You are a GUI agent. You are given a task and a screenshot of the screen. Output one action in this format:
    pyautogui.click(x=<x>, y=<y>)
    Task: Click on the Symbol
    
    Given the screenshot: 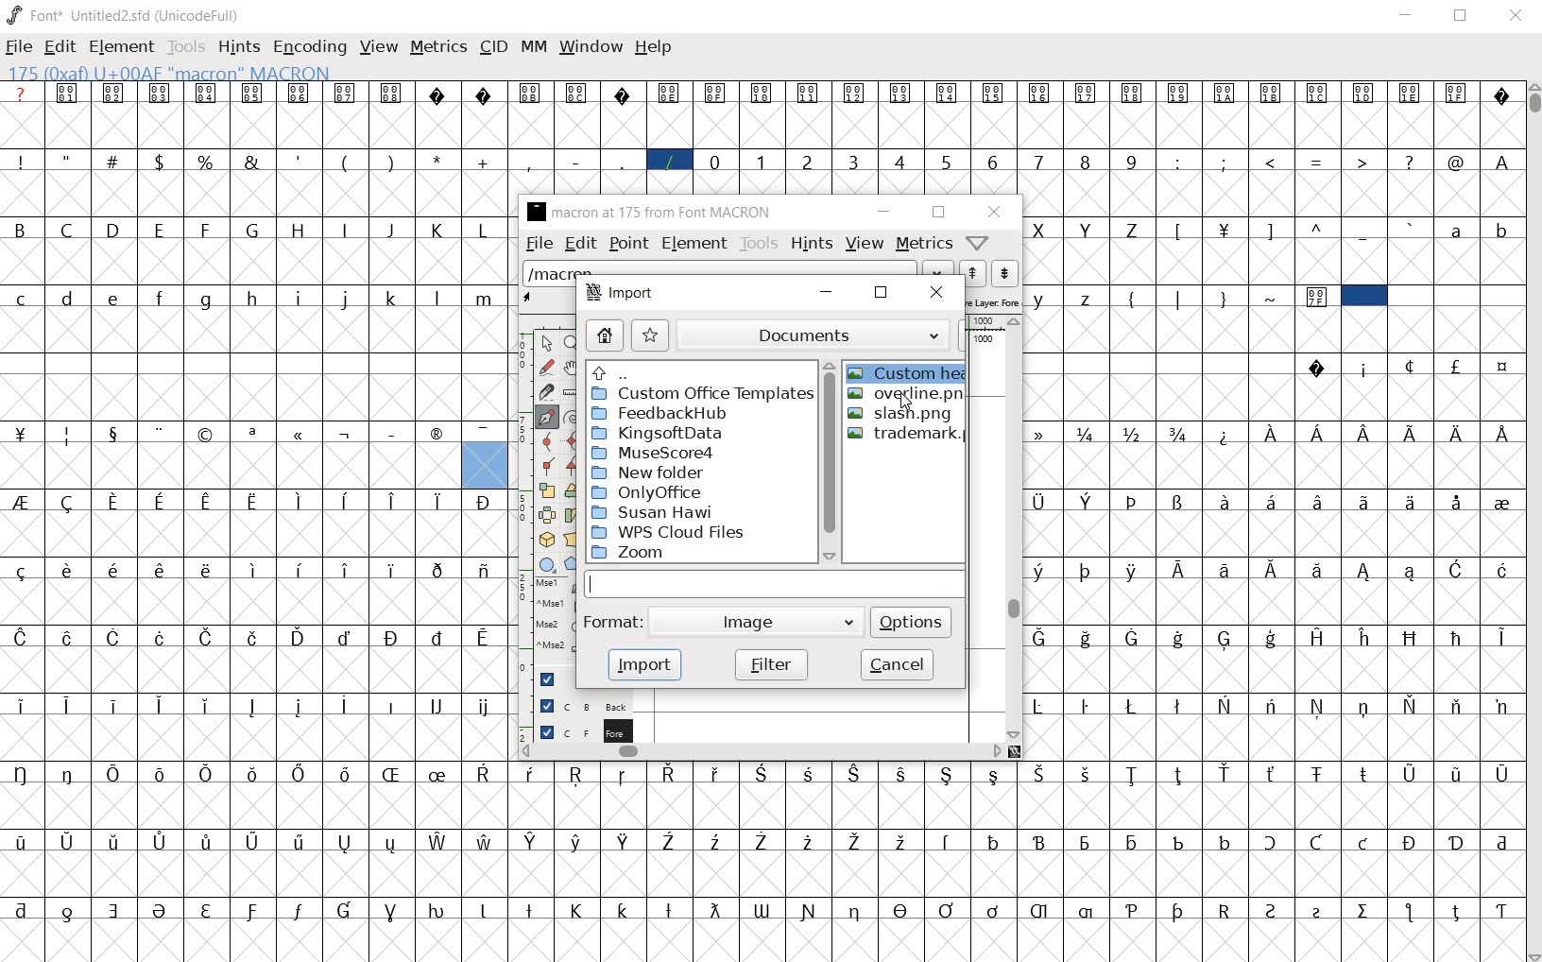 What is the action you would take?
    pyautogui.click(x=580, y=908)
    